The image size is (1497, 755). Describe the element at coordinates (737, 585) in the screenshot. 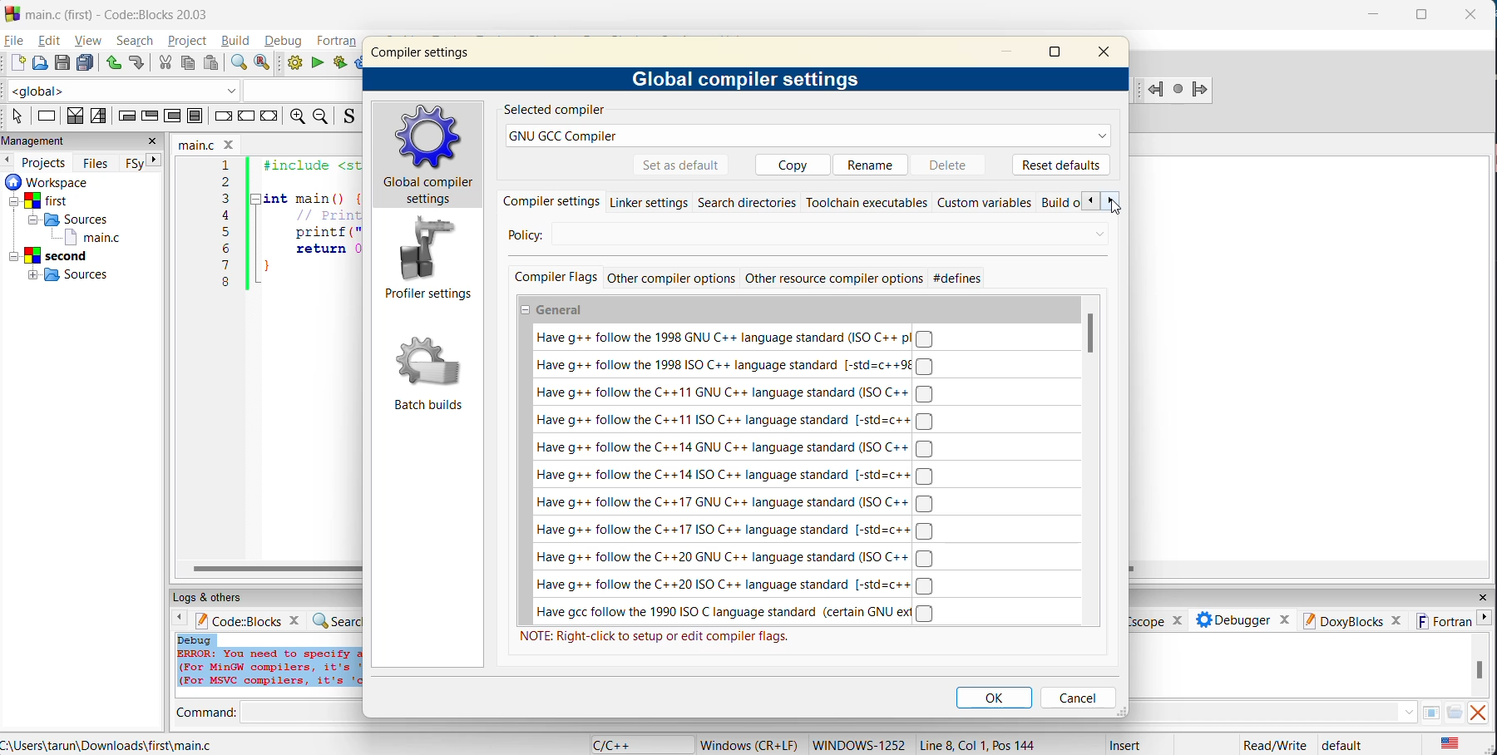

I see `Have g++ follow the C++20 ISO C++ language standard [-std=c++` at that location.